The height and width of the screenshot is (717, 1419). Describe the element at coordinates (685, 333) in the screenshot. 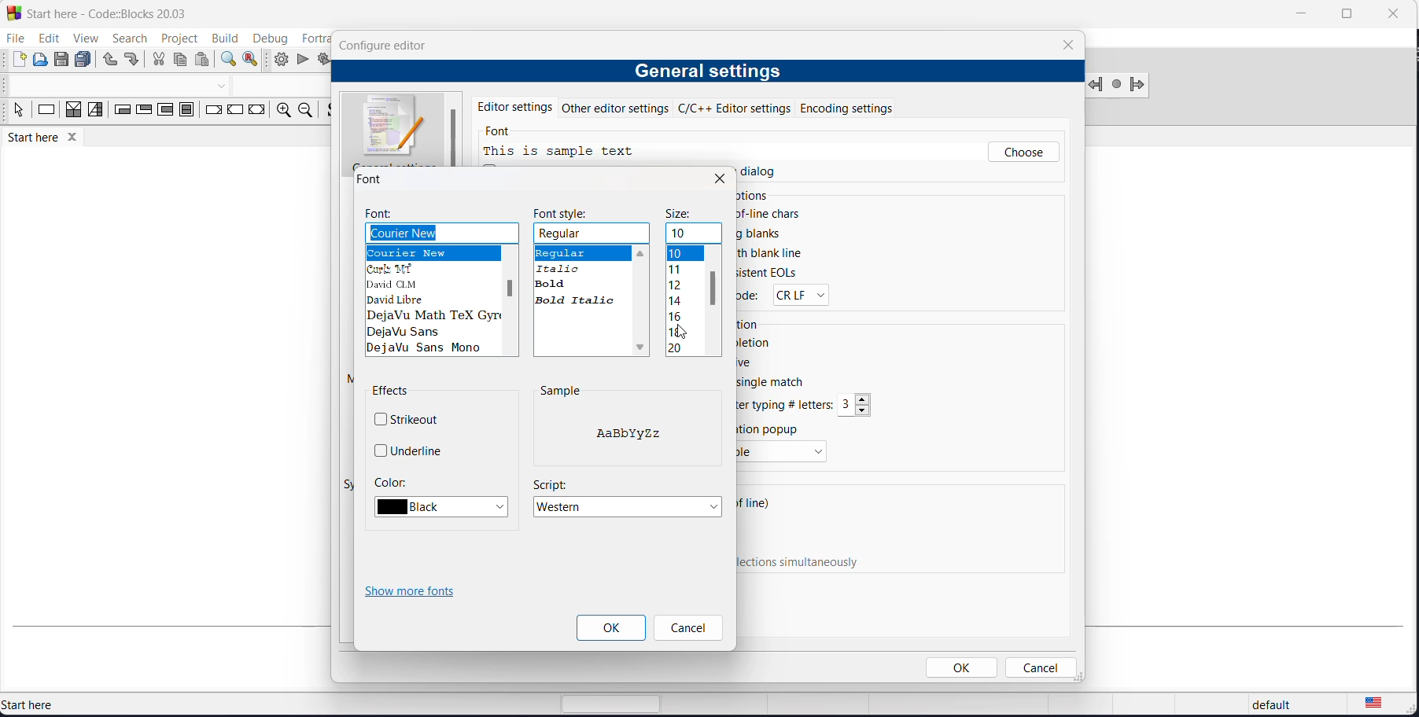

I see `cursor` at that location.